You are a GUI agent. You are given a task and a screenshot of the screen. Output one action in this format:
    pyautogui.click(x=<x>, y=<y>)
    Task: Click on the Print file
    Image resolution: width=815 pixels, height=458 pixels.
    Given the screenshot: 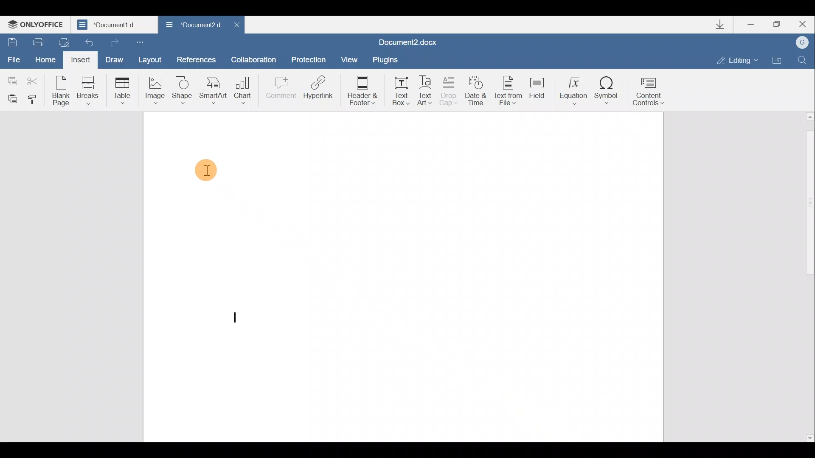 What is the action you would take?
    pyautogui.click(x=37, y=41)
    